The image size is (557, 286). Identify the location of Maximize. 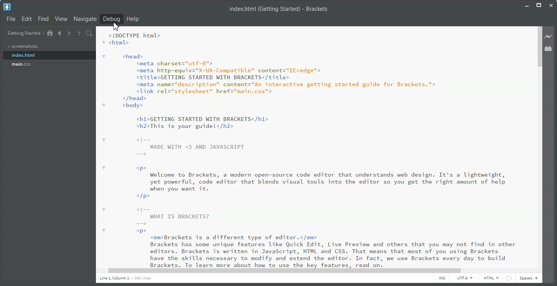
(539, 5).